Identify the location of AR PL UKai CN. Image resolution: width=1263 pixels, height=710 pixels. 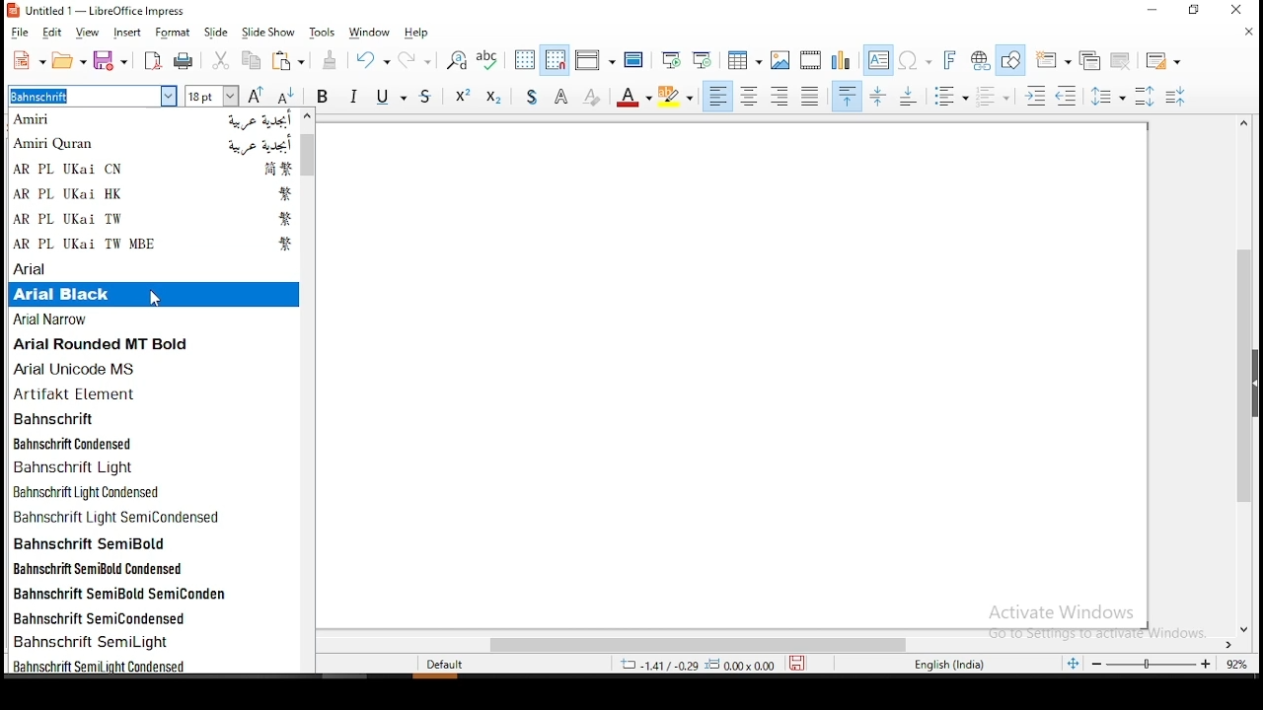
(158, 169).